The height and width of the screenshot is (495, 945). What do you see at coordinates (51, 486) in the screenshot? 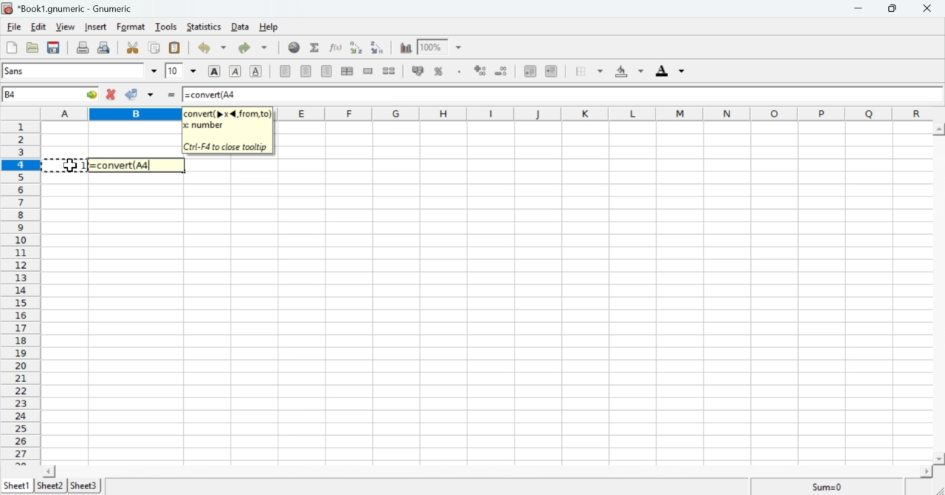
I see `Sheet 2` at bounding box center [51, 486].